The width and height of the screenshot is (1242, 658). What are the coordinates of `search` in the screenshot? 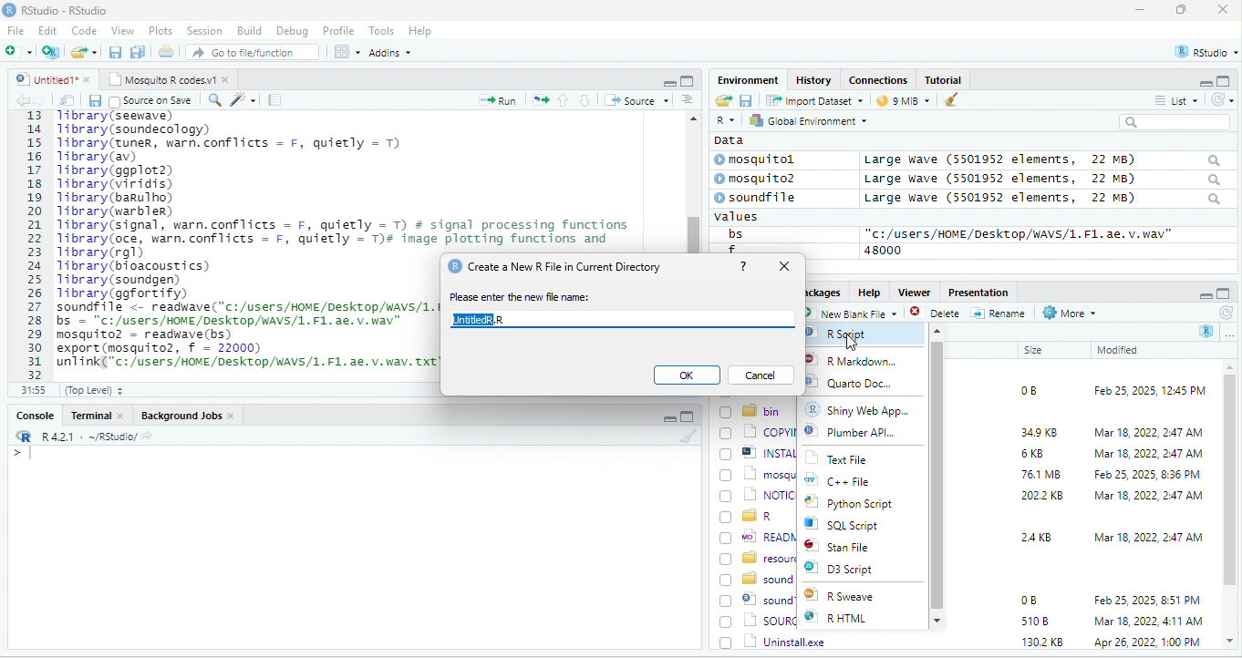 It's located at (1181, 122).